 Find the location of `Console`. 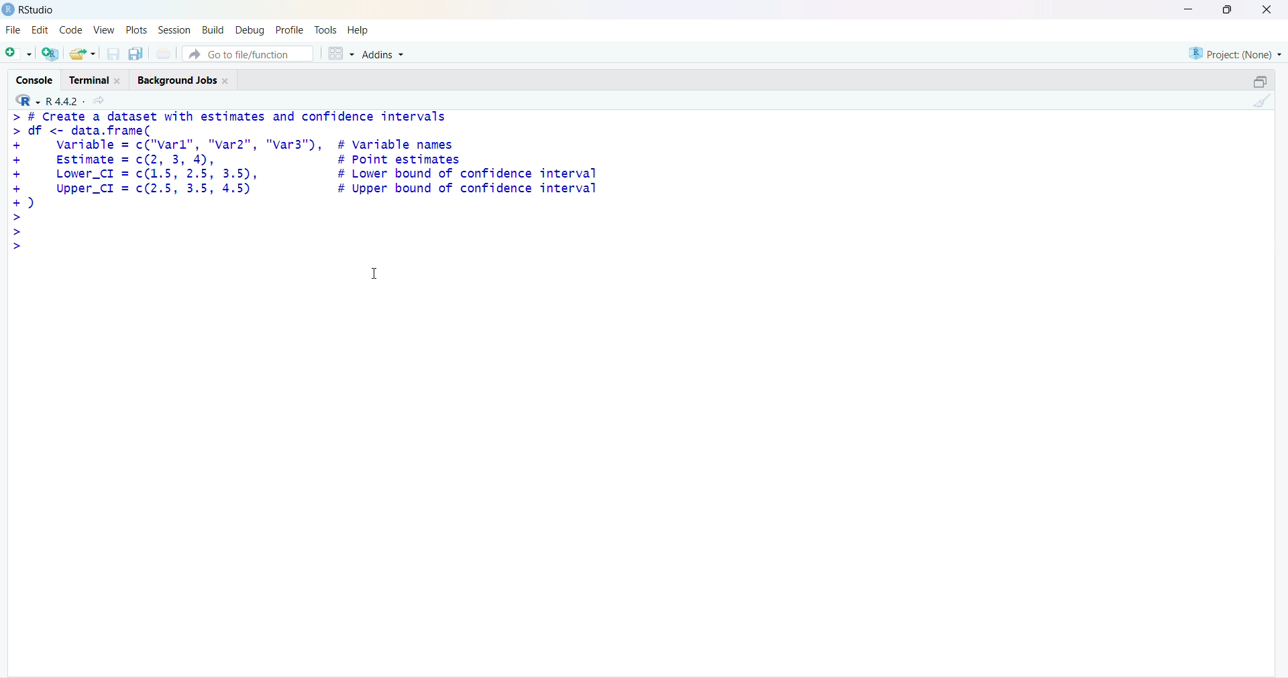

Console is located at coordinates (35, 79).